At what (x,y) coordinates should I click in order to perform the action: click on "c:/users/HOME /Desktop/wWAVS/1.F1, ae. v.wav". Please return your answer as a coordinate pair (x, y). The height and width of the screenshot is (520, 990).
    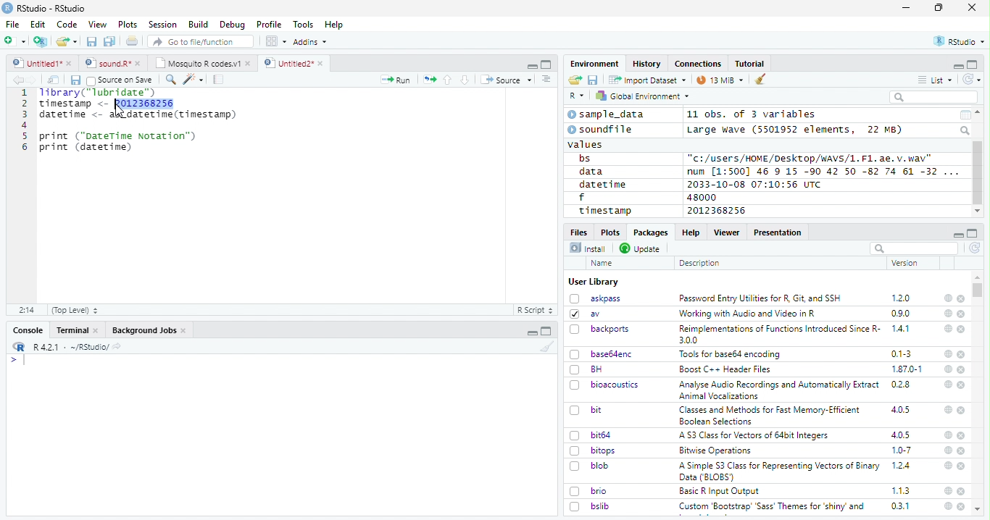
    Looking at the image, I should click on (811, 157).